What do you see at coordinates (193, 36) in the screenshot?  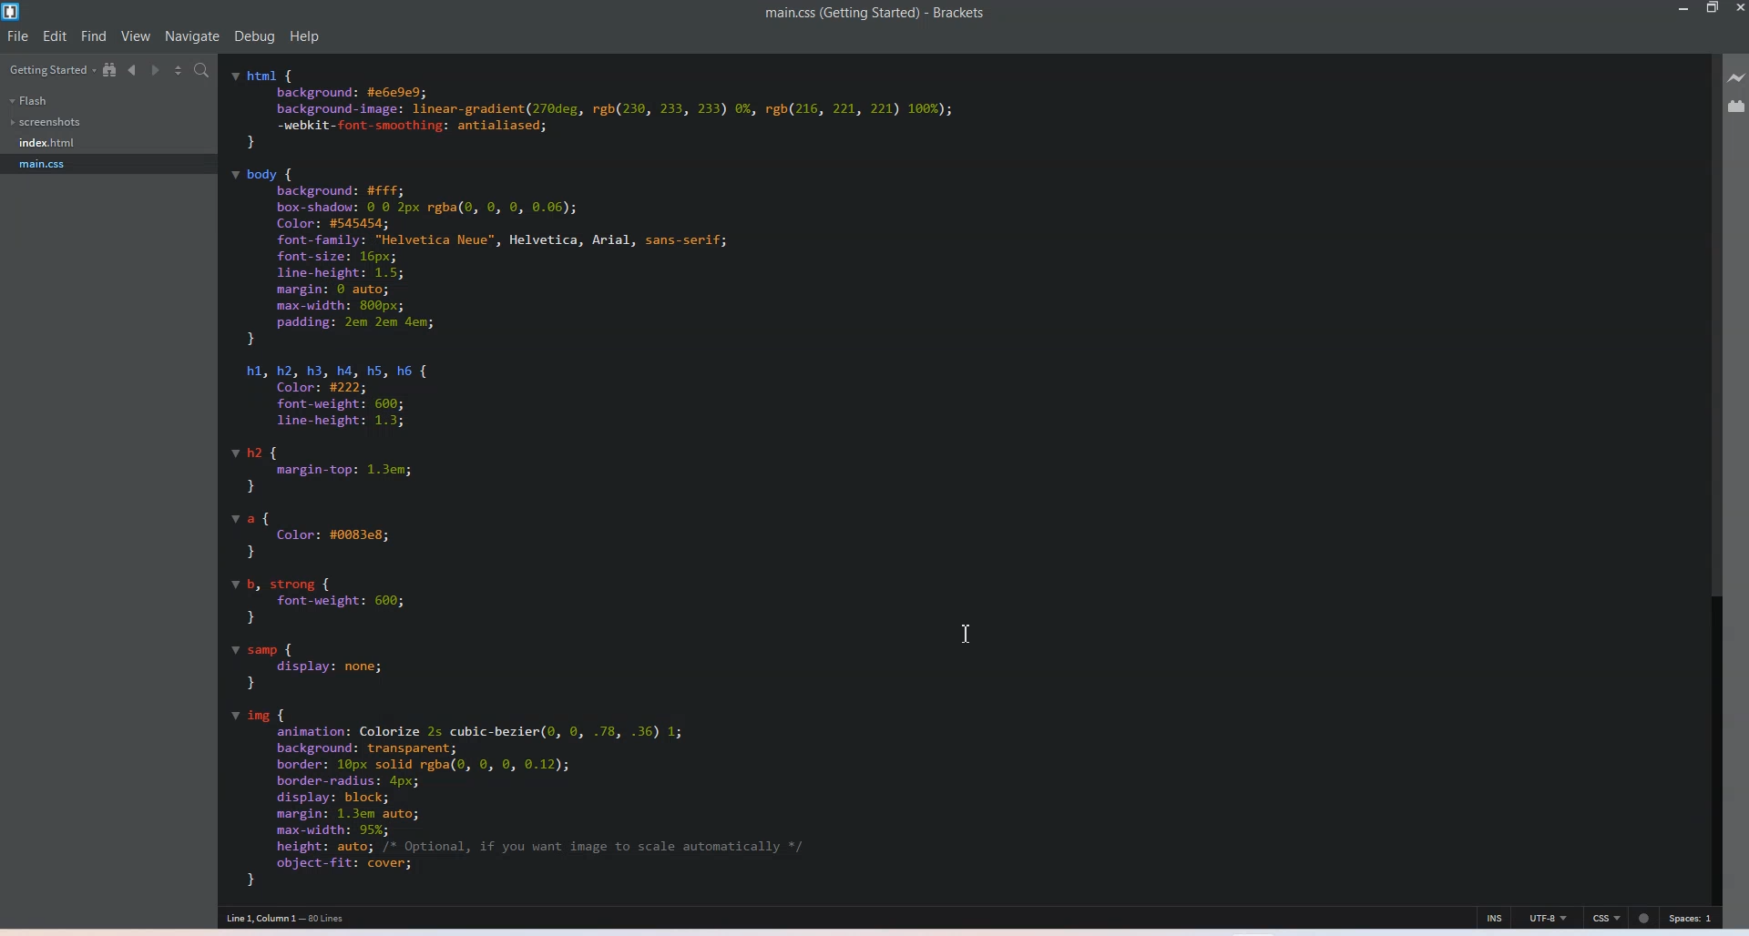 I see `Navigate` at bounding box center [193, 36].